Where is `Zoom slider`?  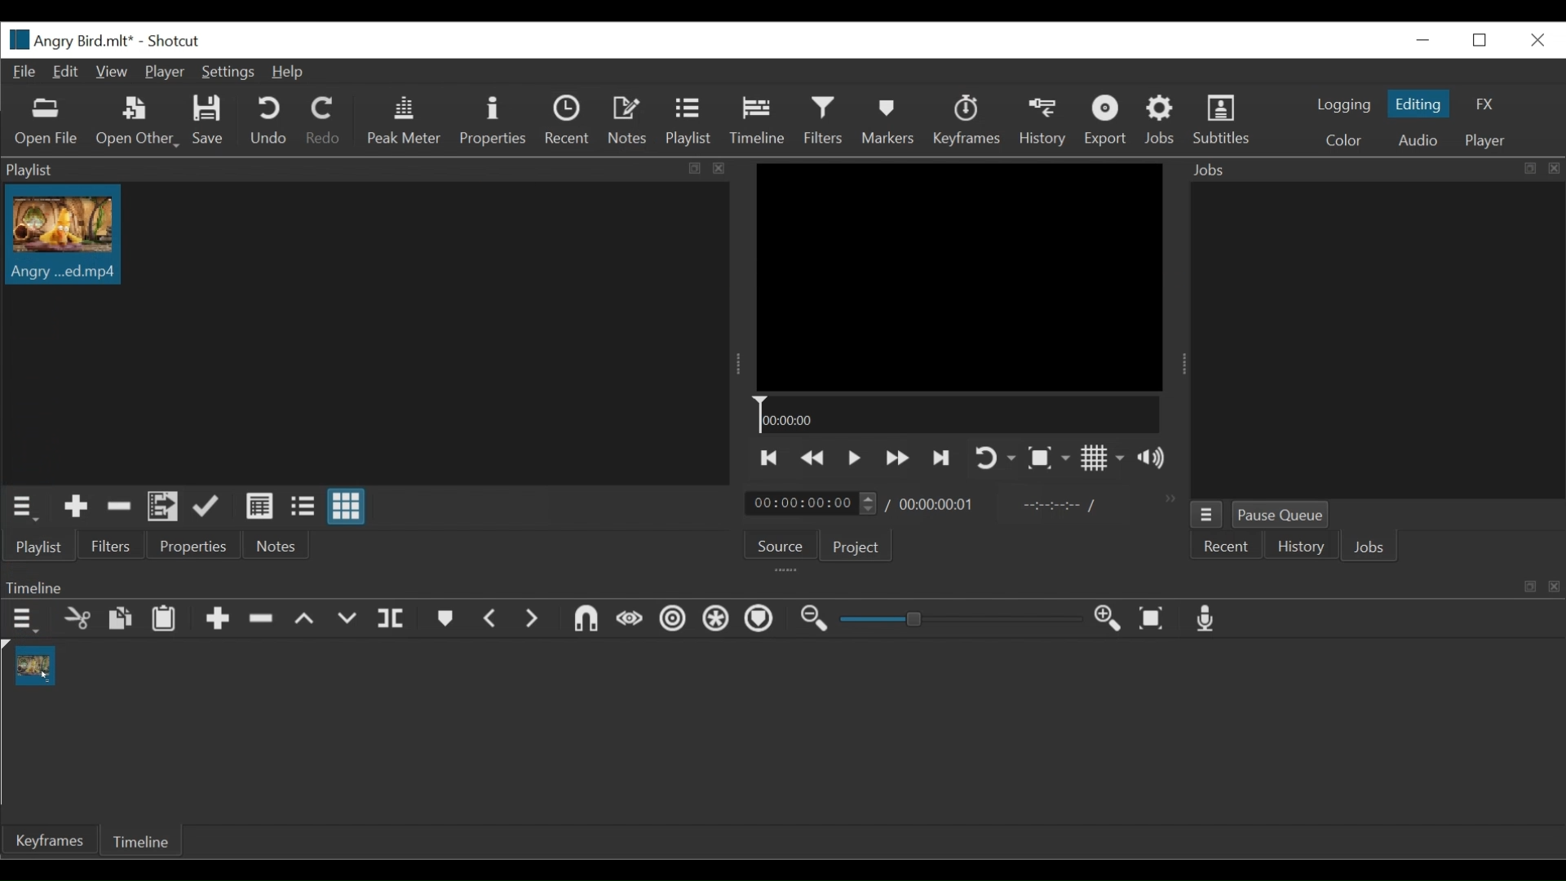 Zoom slider is located at coordinates (963, 618).